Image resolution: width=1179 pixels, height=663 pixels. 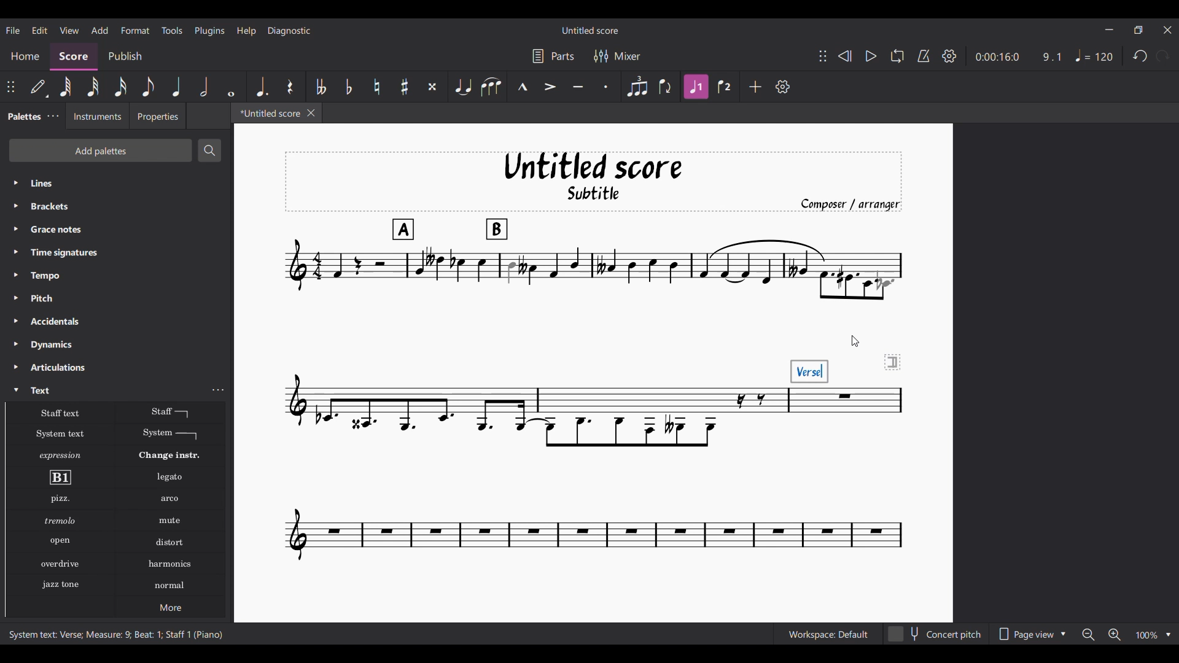 What do you see at coordinates (638, 87) in the screenshot?
I see `Tuplet` at bounding box center [638, 87].